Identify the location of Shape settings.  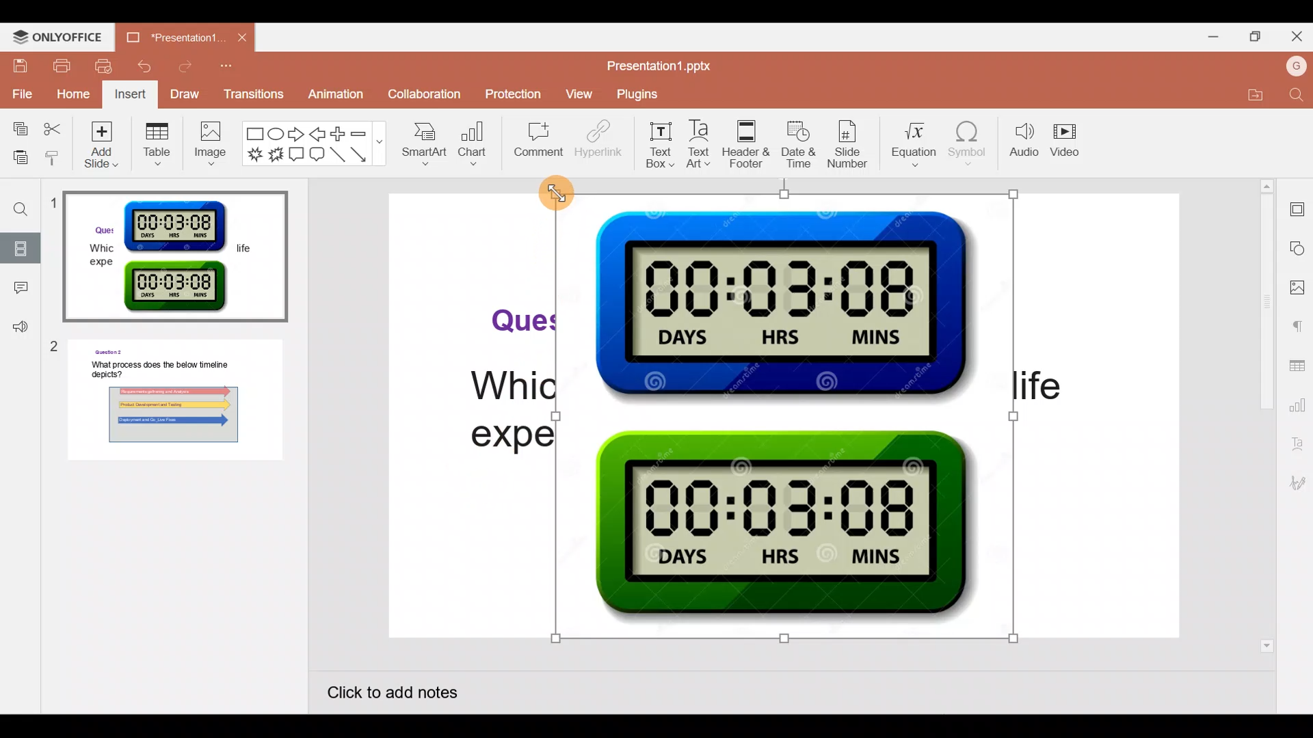
(1298, 248).